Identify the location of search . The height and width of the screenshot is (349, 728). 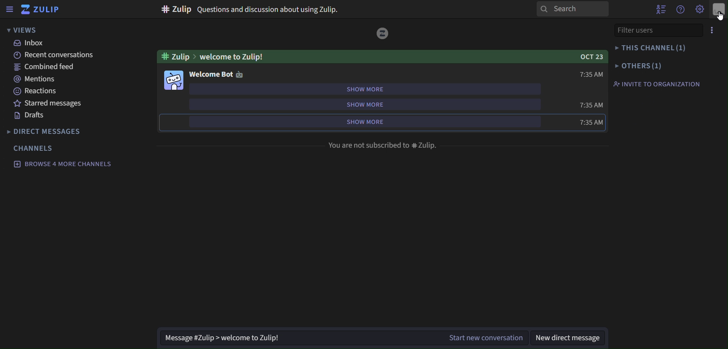
(574, 9).